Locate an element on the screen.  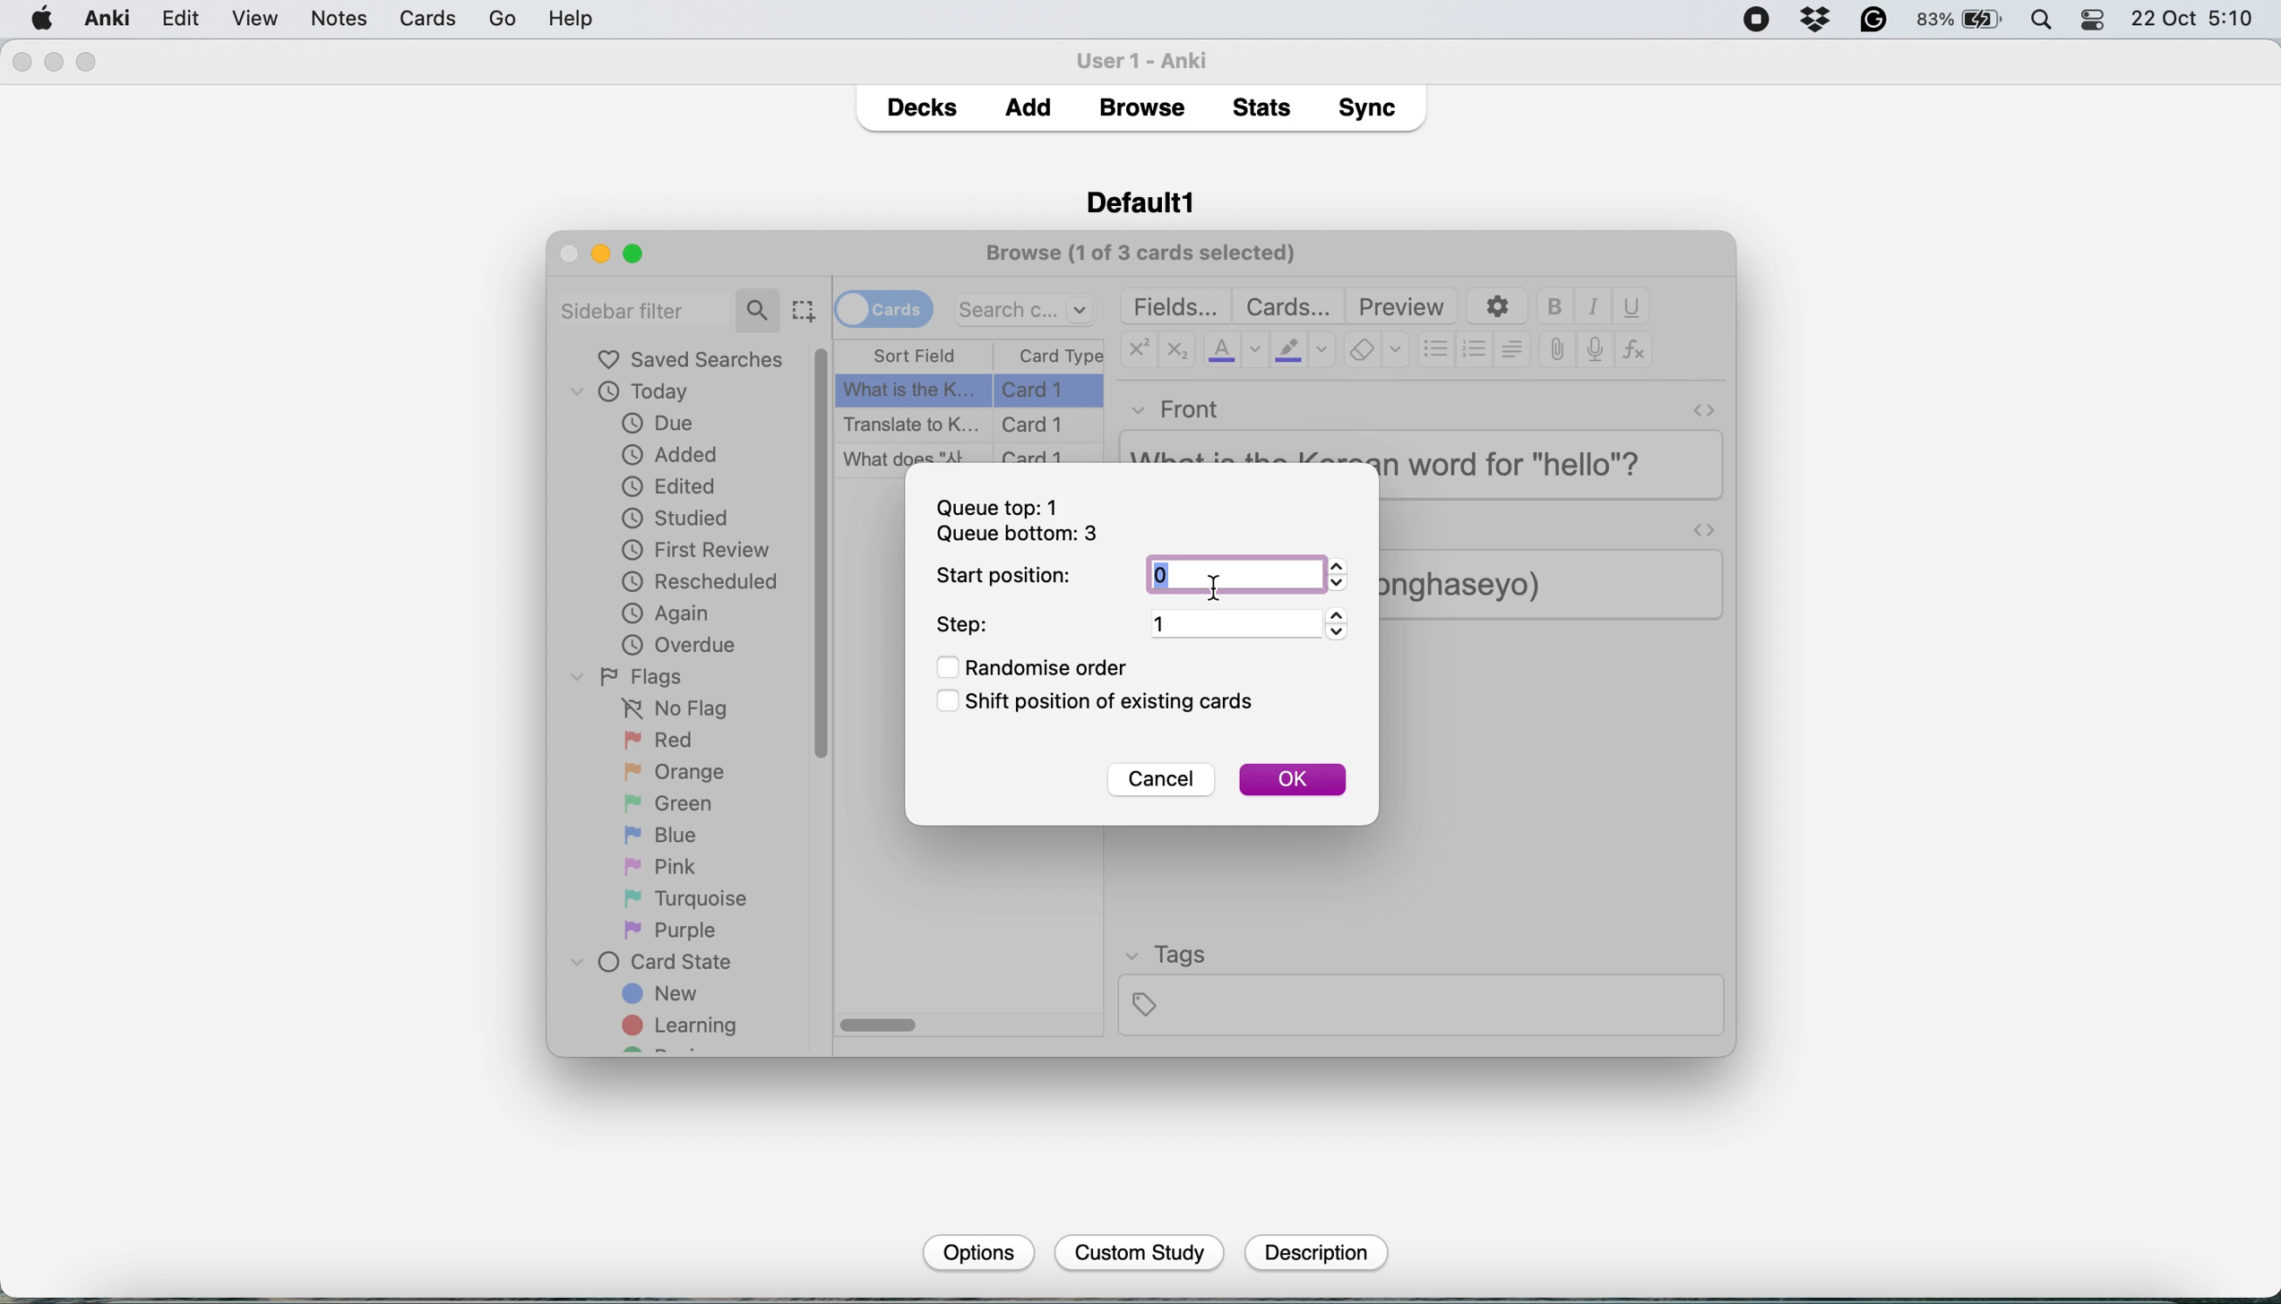
close is located at coordinates (569, 253).